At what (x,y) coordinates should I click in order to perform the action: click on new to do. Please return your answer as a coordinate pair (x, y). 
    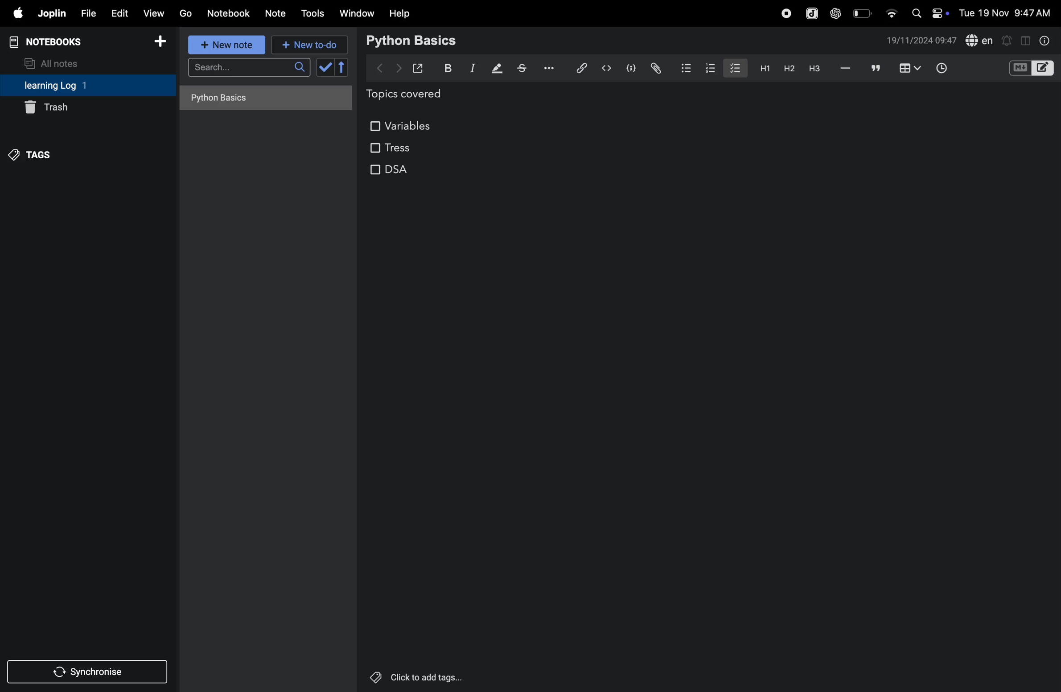
    Looking at the image, I should click on (306, 43).